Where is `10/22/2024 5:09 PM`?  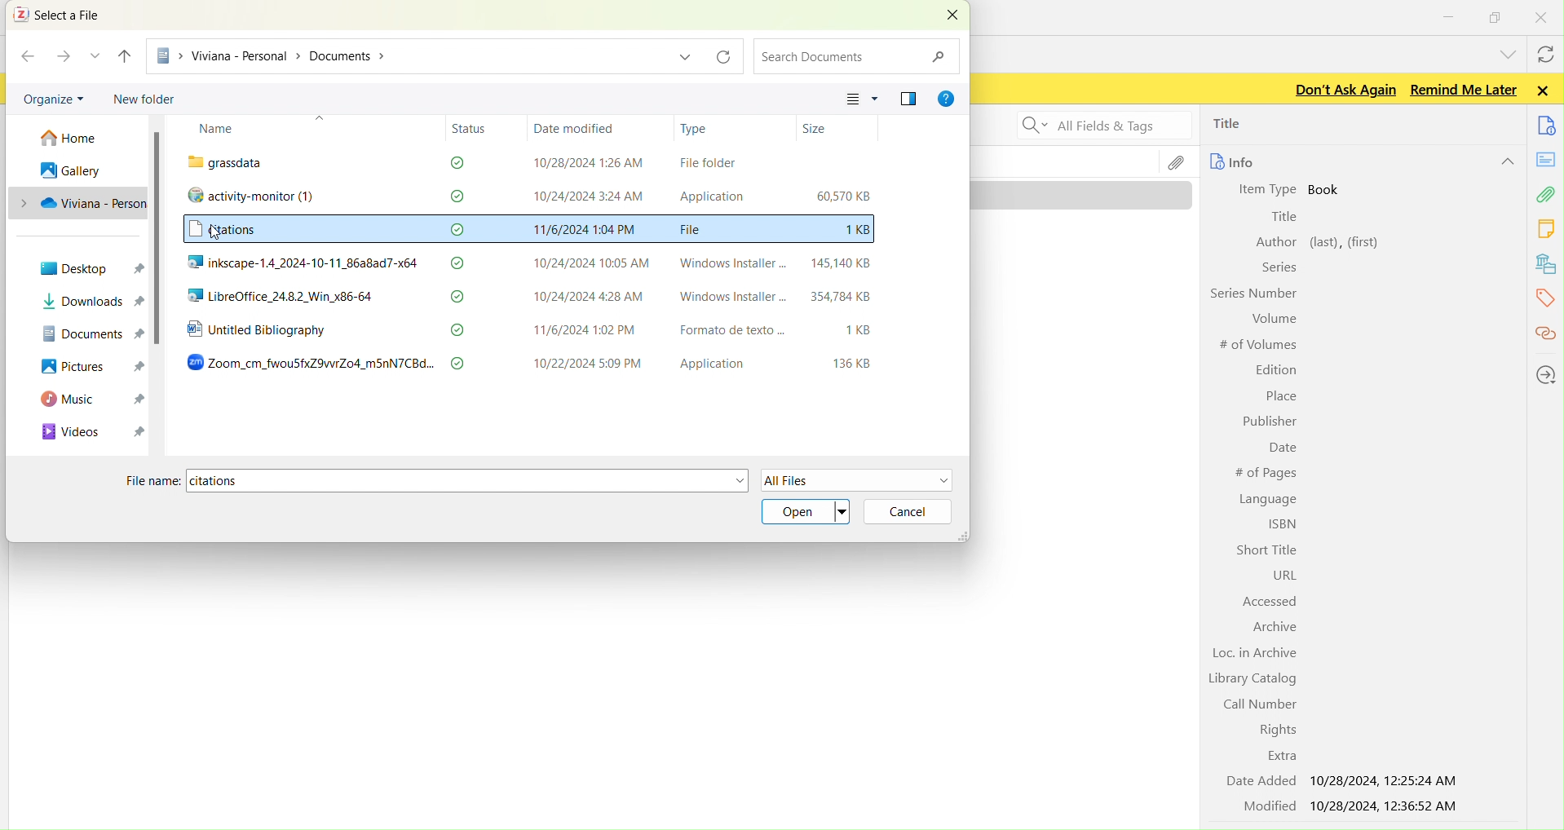
10/22/2024 5:09 PM is located at coordinates (584, 363).